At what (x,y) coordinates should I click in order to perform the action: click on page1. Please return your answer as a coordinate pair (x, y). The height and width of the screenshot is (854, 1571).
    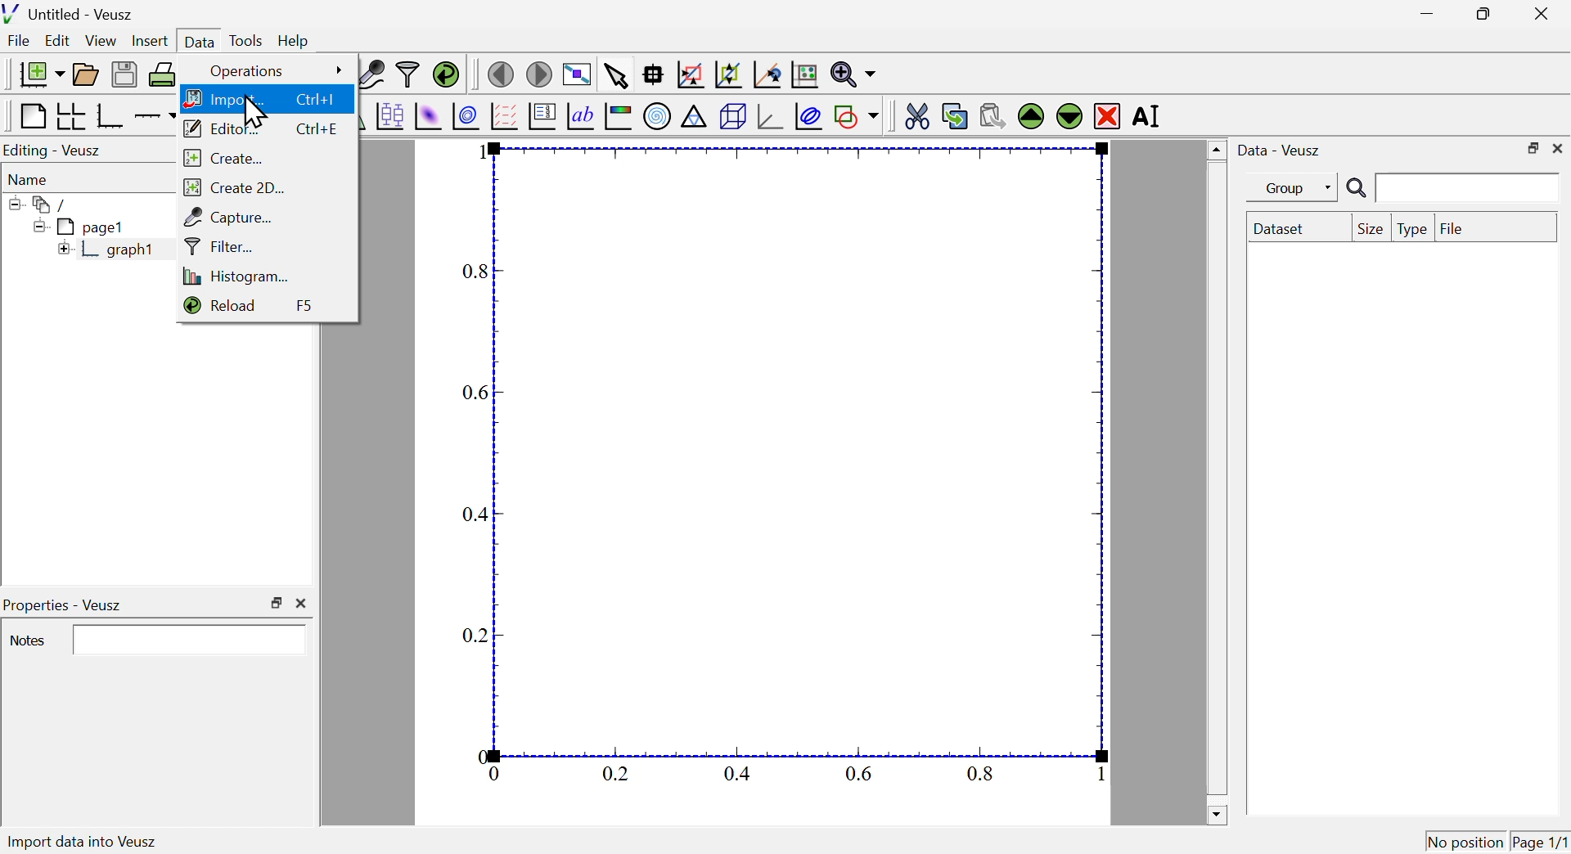
    Looking at the image, I should click on (81, 227).